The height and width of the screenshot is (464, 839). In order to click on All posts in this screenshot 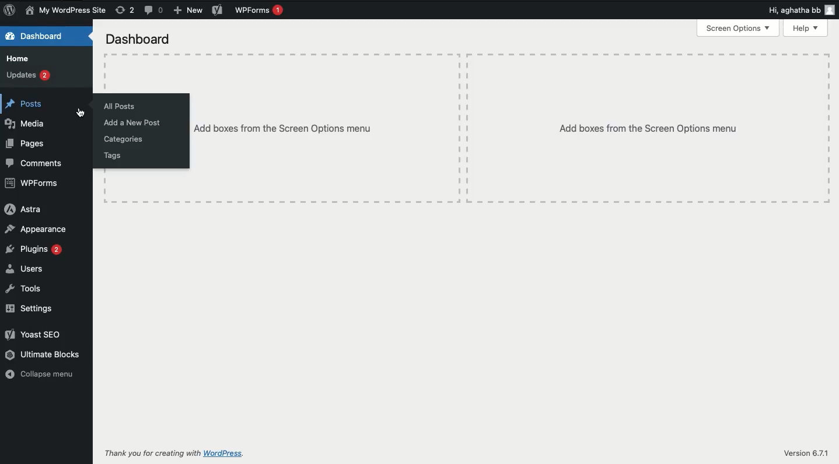, I will do `click(120, 107)`.